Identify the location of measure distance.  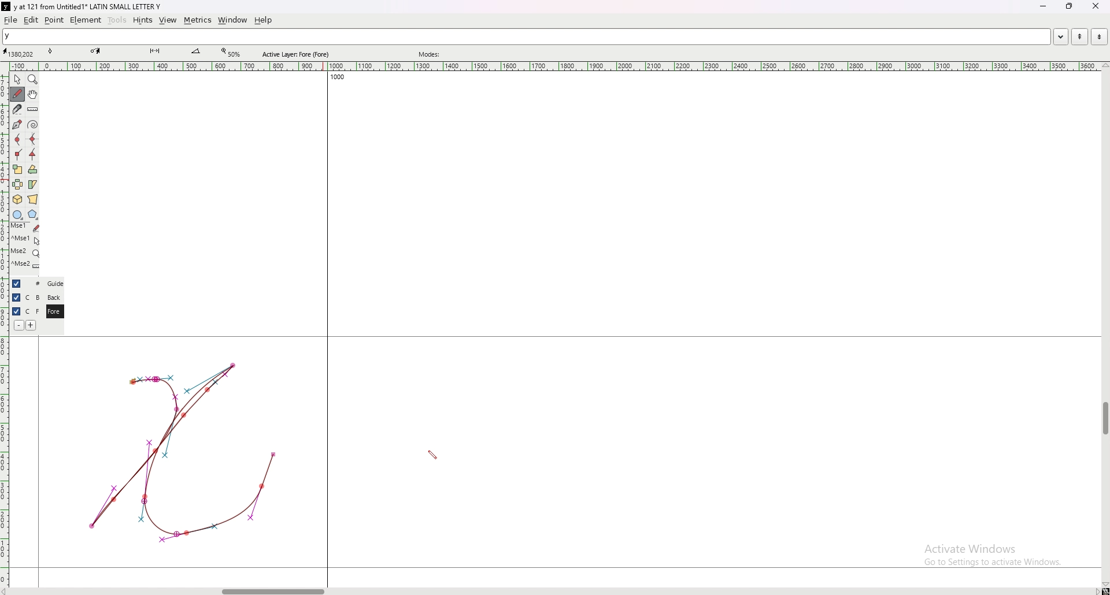
(33, 110).